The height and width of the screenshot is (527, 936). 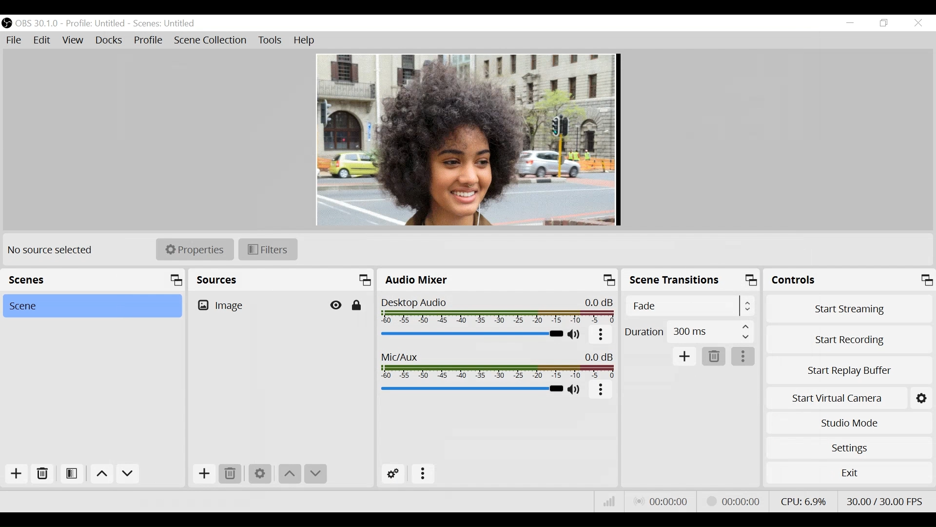 What do you see at coordinates (268, 250) in the screenshot?
I see `Filter` at bounding box center [268, 250].